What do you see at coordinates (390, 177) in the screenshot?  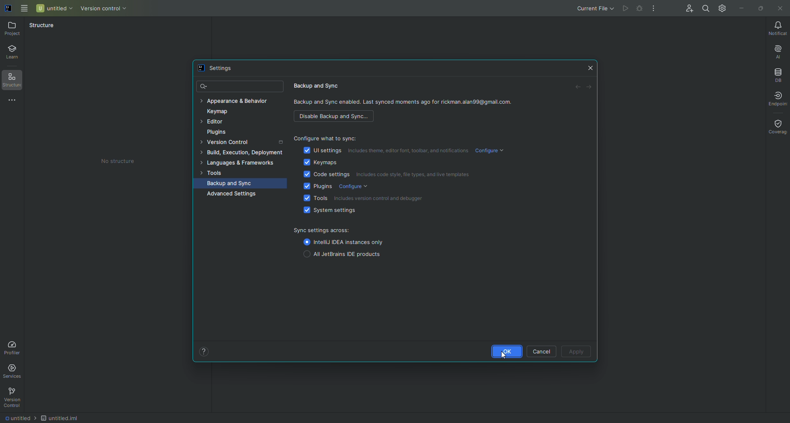 I see `Code settings Includes code style, file types, and live templates` at bounding box center [390, 177].